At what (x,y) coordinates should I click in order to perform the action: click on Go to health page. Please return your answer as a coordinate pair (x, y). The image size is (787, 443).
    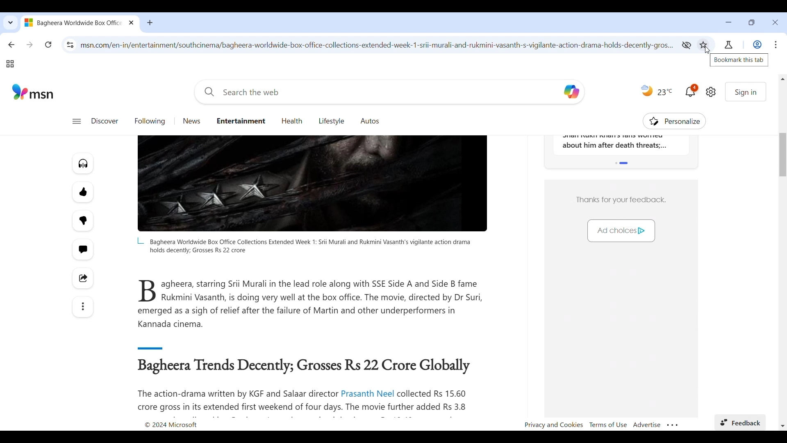
    Looking at the image, I should click on (292, 121).